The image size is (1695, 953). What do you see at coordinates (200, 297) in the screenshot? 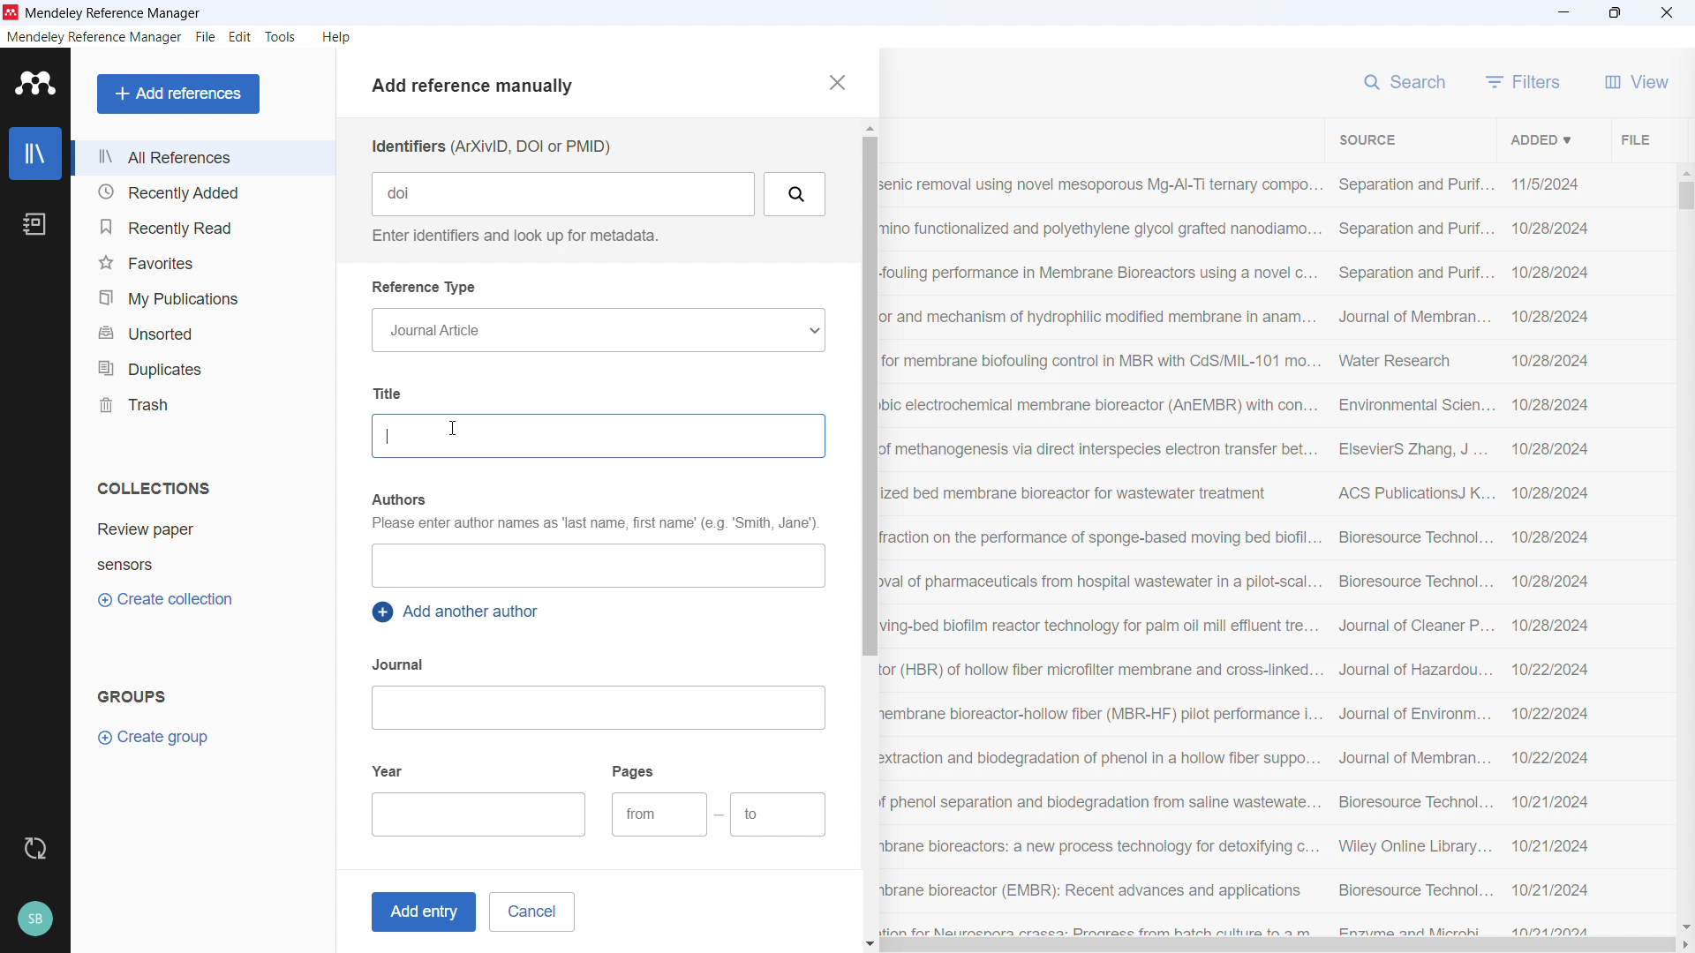
I see `My publications ` at bounding box center [200, 297].